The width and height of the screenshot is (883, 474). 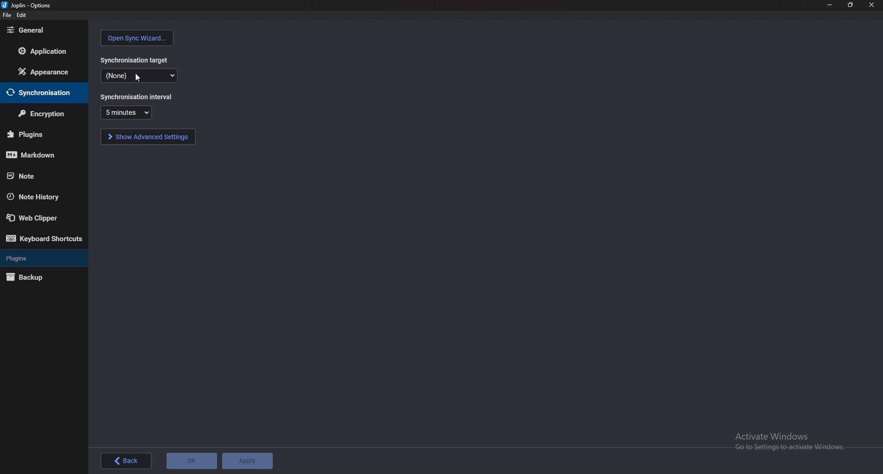 What do you see at coordinates (126, 461) in the screenshot?
I see `back` at bounding box center [126, 461].